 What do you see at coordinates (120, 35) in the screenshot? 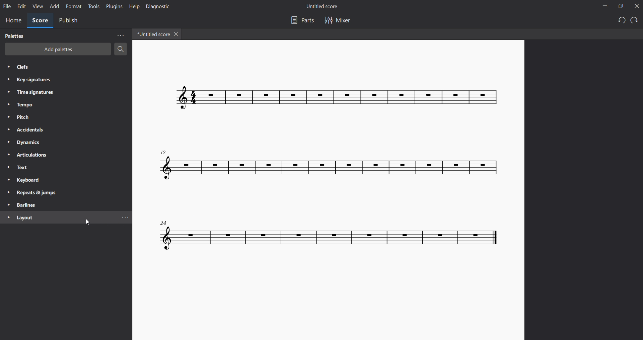
I see `more` at bounding box center [120, 35].